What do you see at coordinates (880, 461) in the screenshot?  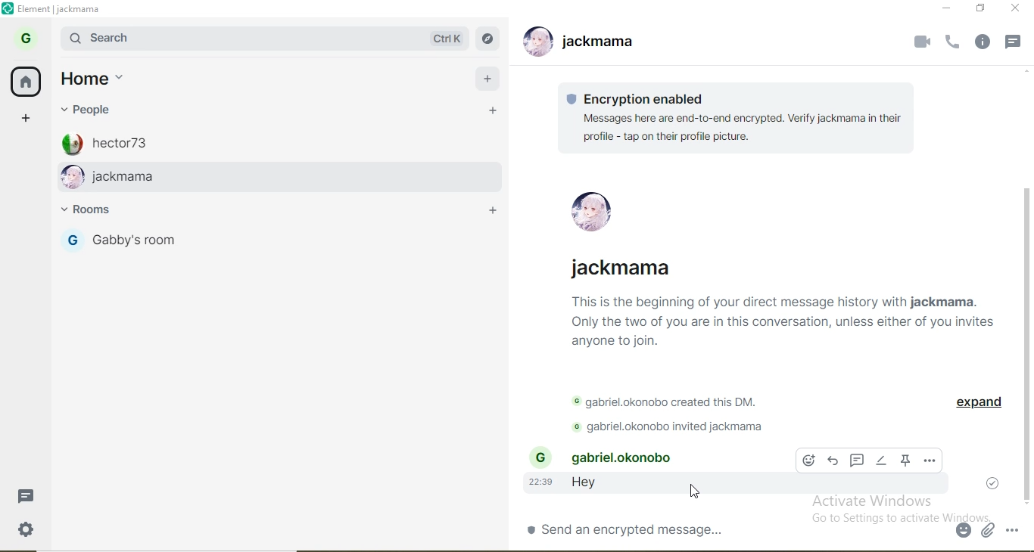 I see `edit` at bounding box center [880, 461].